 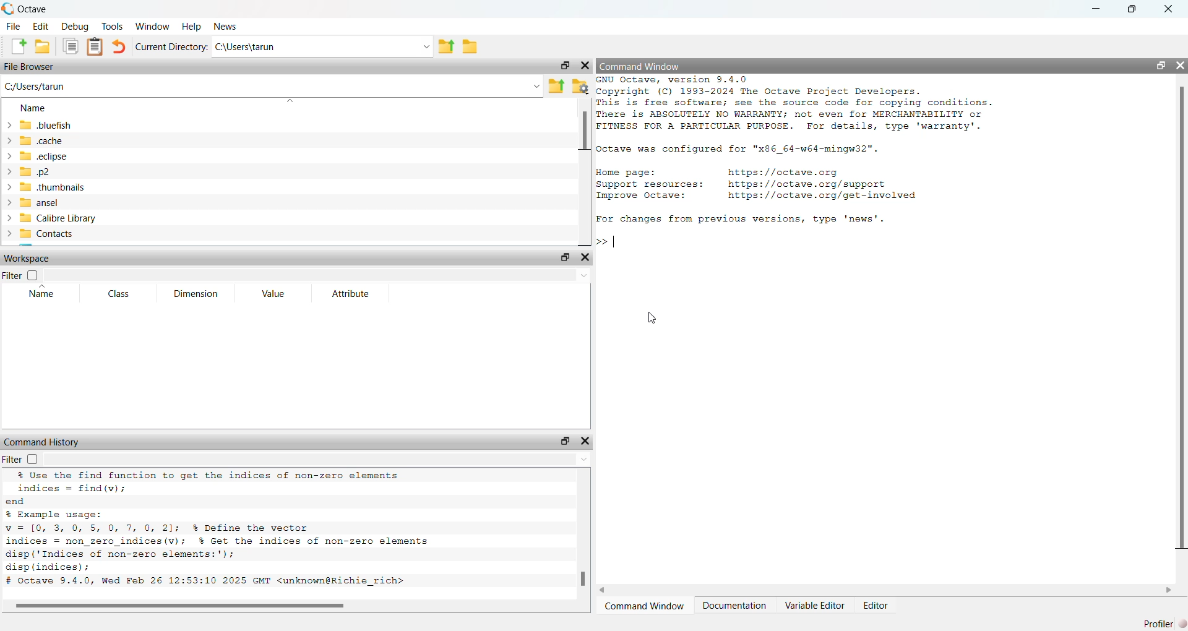 What do you see at coordinates (37, 204) in the screenshot?
I see `ansel` at bounding box center [37, 204].